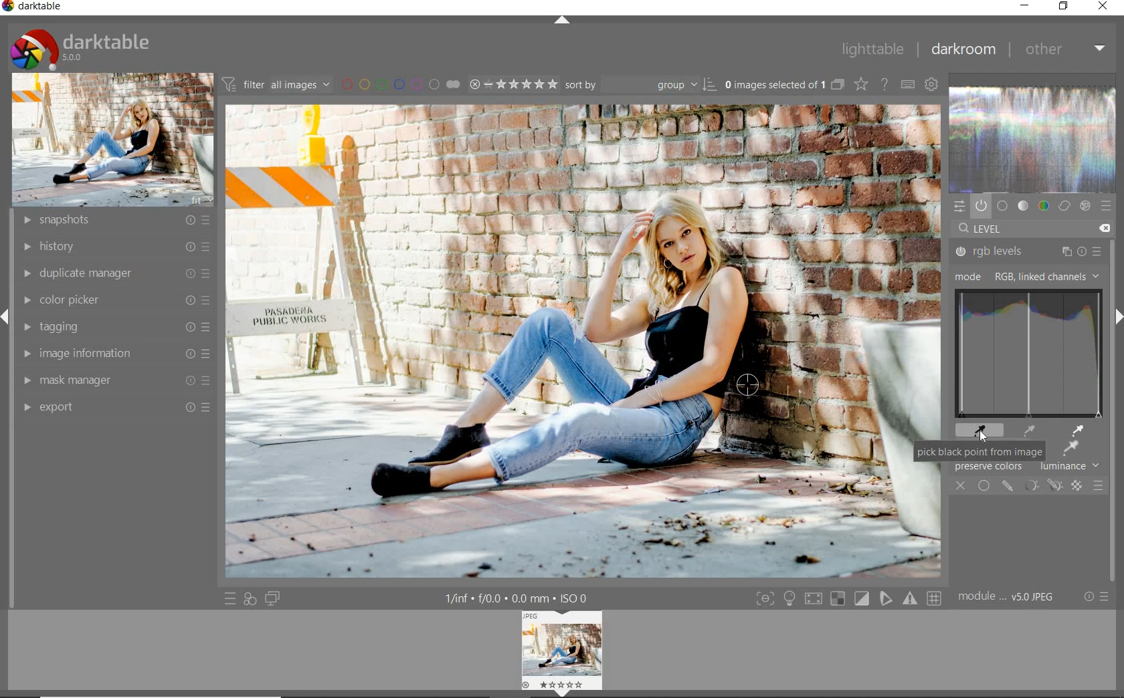 The height and width of the screenshot is (698, 1124). I want to click on snapshots, so click(115, 221).